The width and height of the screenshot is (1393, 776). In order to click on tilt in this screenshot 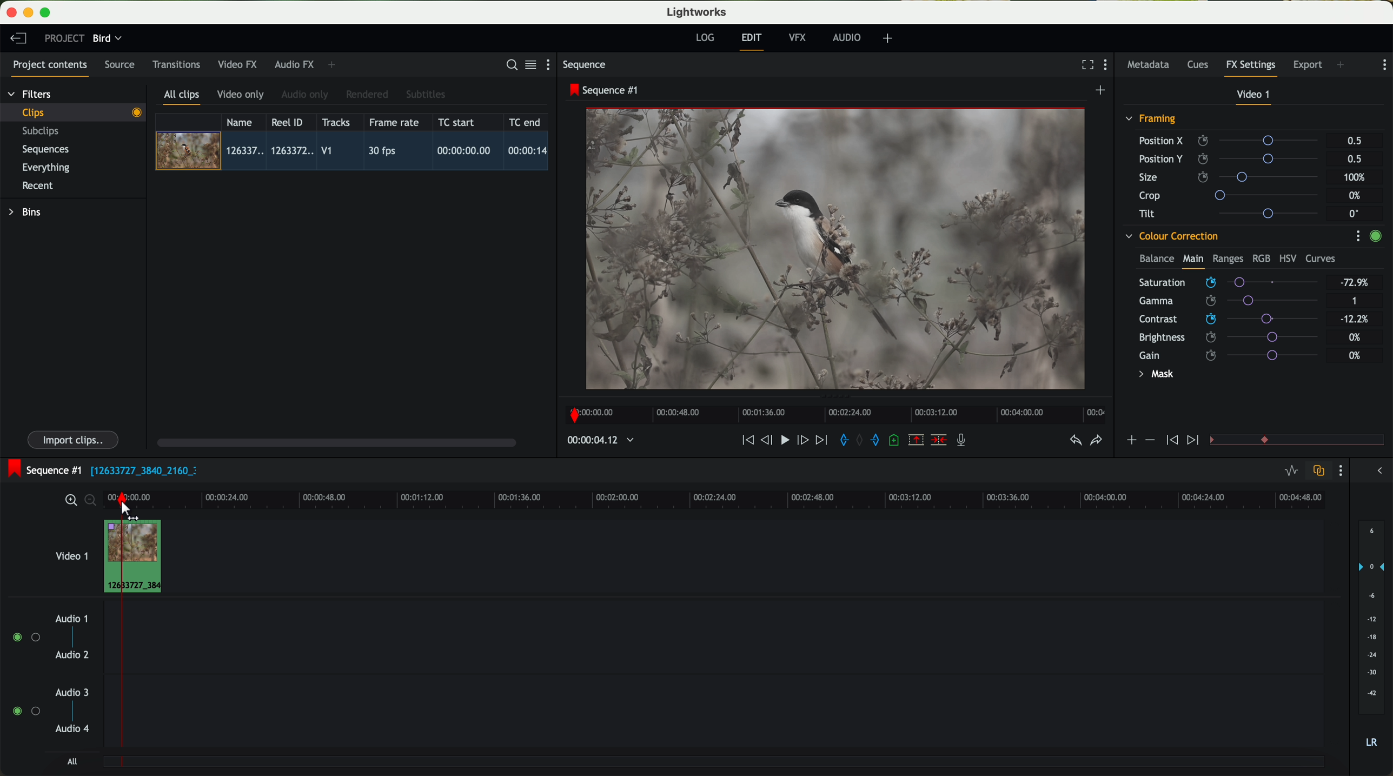, I will do `click(1233, 213)`.